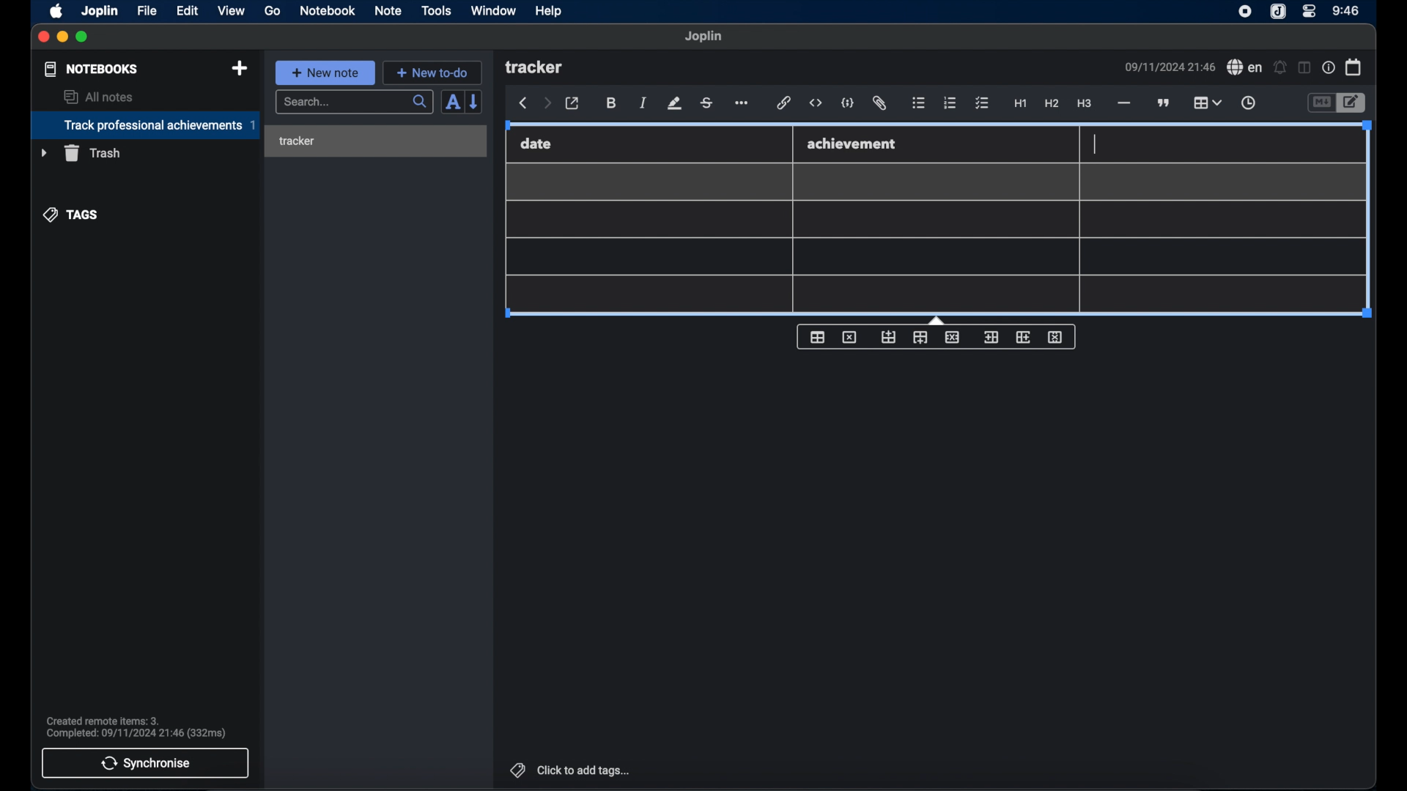  I want to click on click to add tags, so click(568, 770).